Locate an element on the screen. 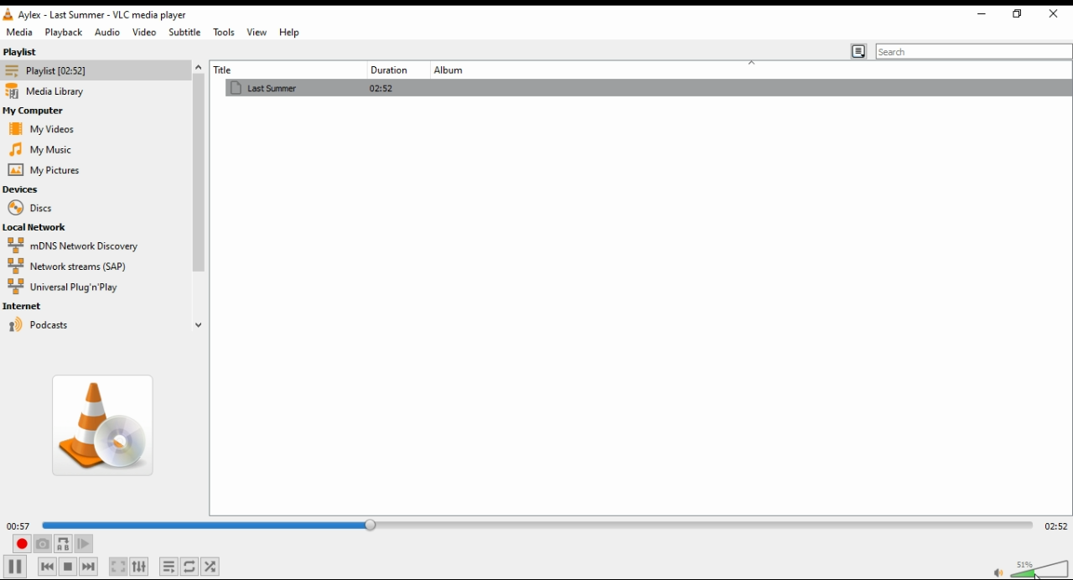  media is located at coordinates (19, 33).